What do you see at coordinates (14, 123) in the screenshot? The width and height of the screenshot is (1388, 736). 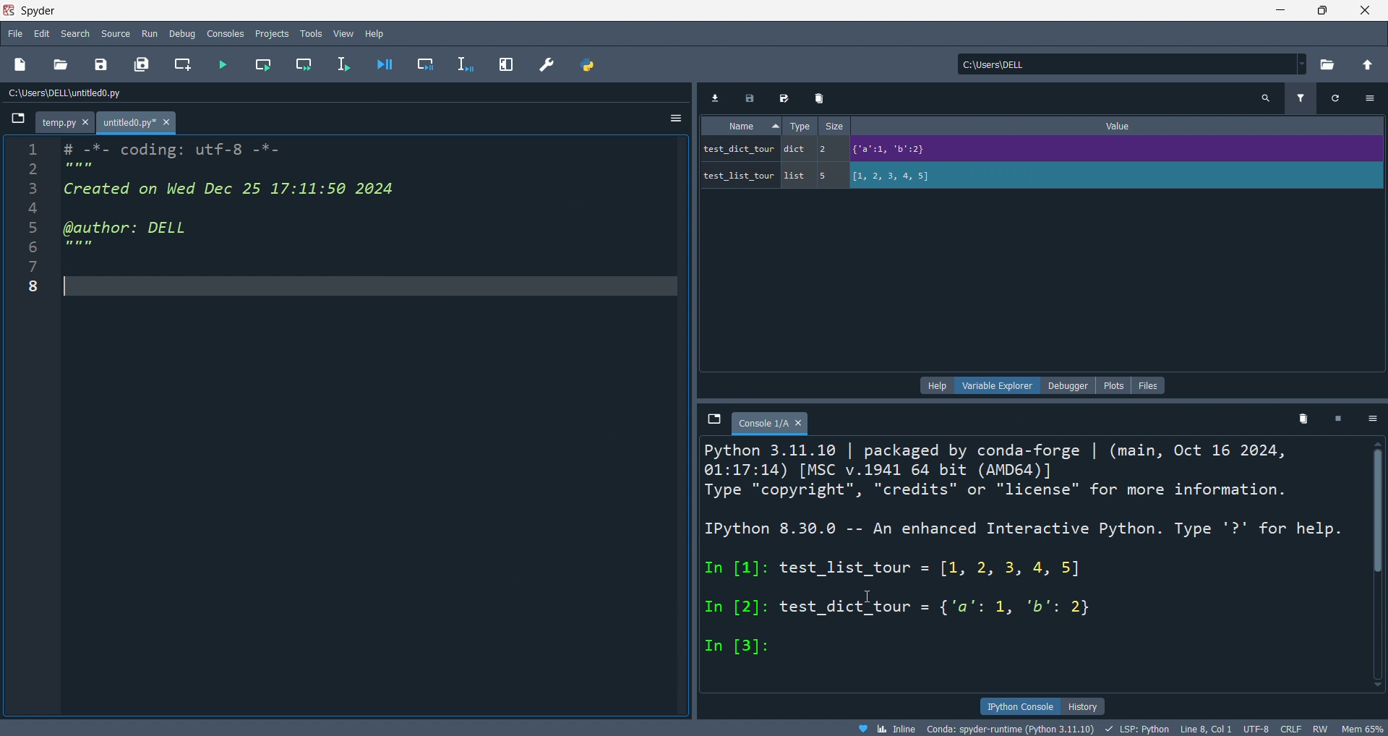 I see `browse tabs` at bounding box center [14, 123].